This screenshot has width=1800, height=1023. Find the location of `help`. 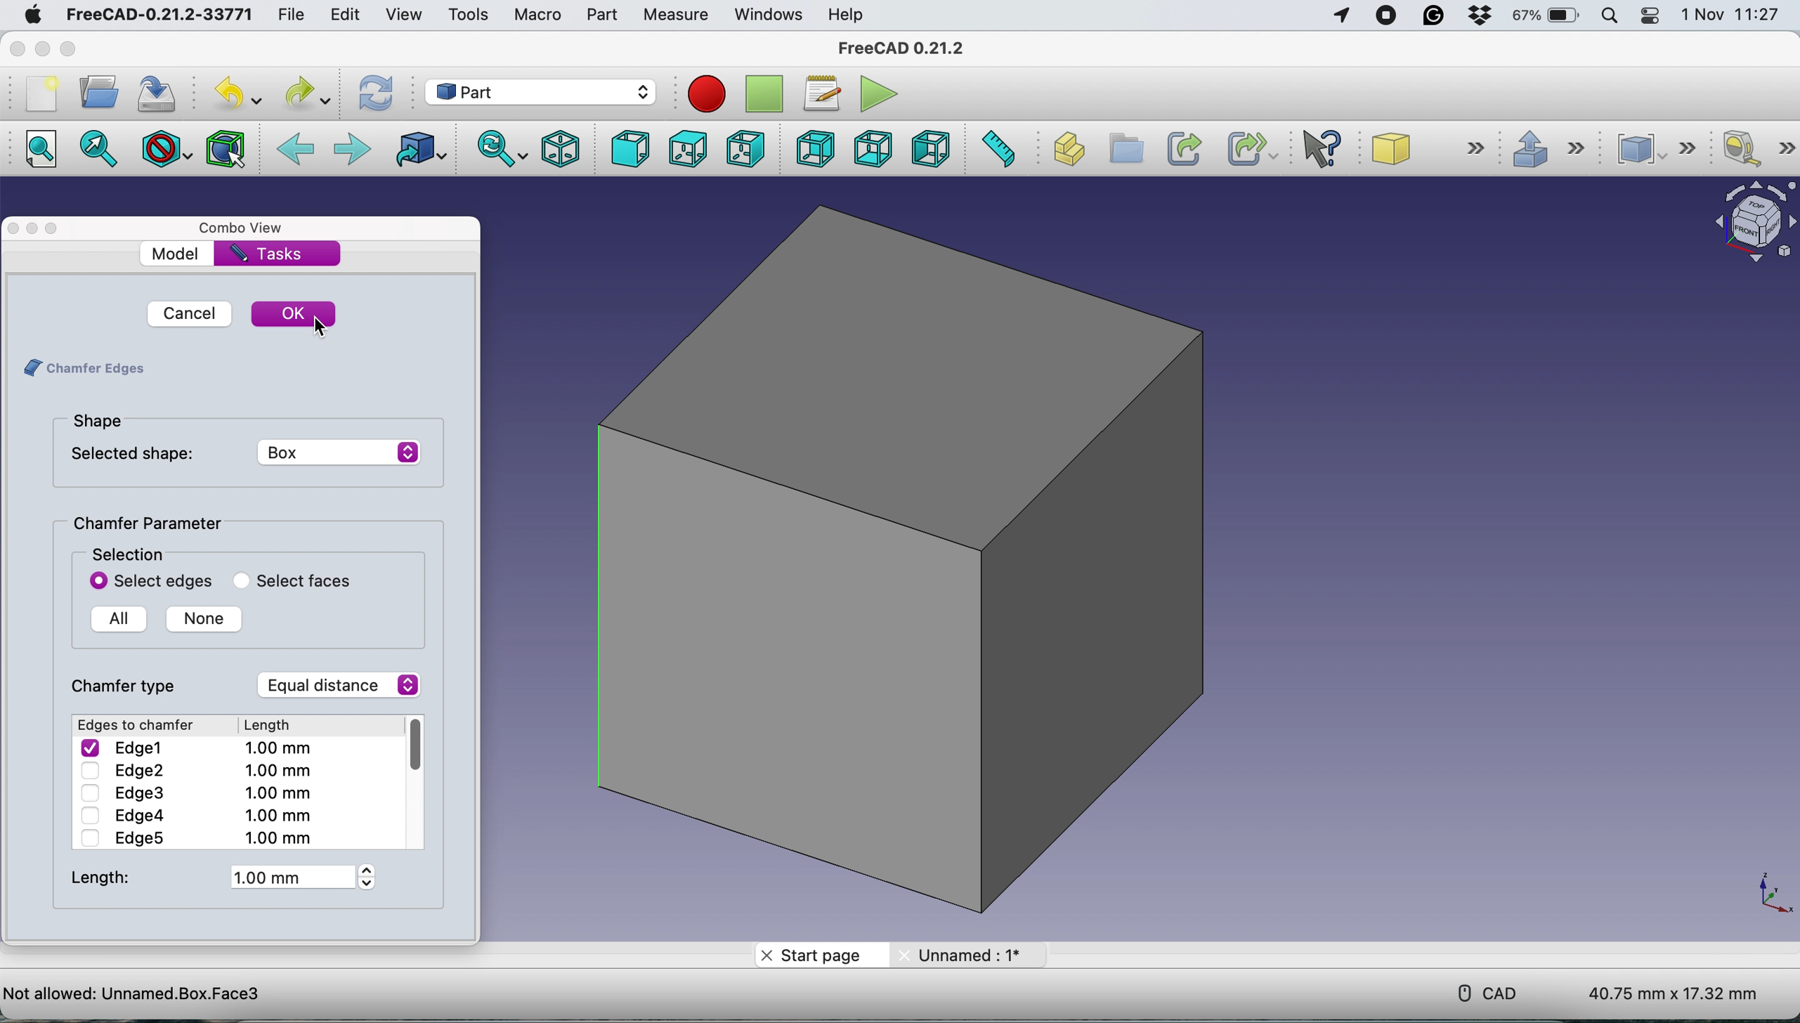

help is located at coordinates (849, 14).